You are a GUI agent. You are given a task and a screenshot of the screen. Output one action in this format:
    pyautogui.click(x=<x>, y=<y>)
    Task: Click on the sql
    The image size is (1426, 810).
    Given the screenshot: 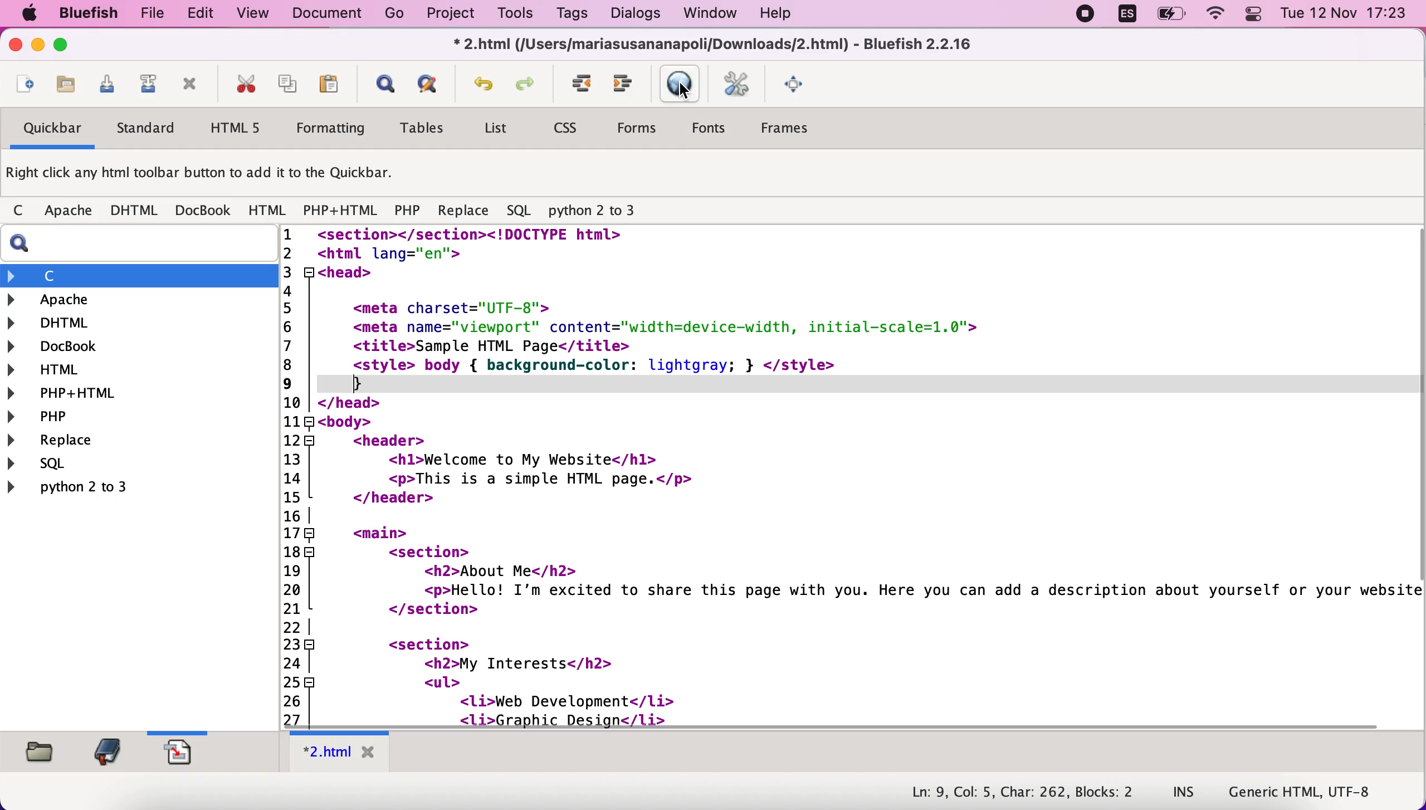 What is the action you would take?
    pyautogui.click(x=85, y=466)
    